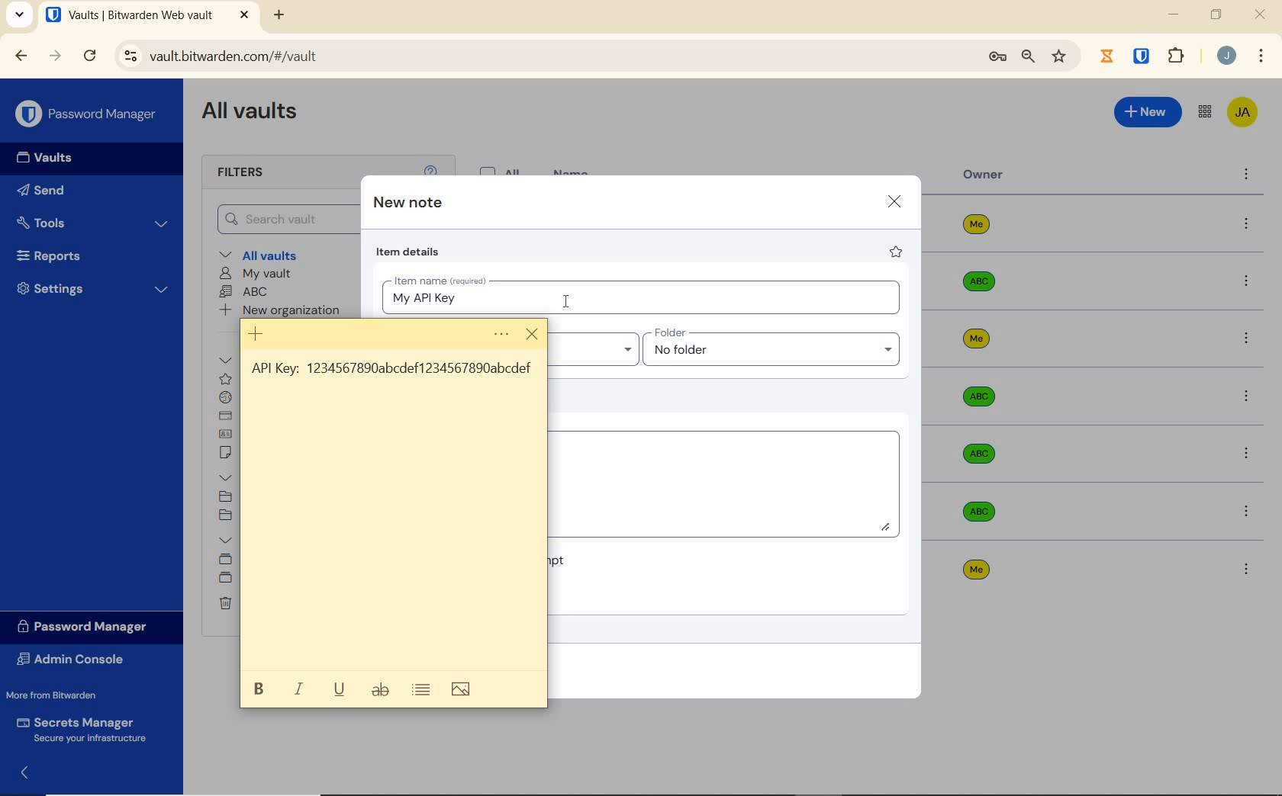  Describe the element at coordinates (1147, 112) in the screenshot. I see `New` at that location.